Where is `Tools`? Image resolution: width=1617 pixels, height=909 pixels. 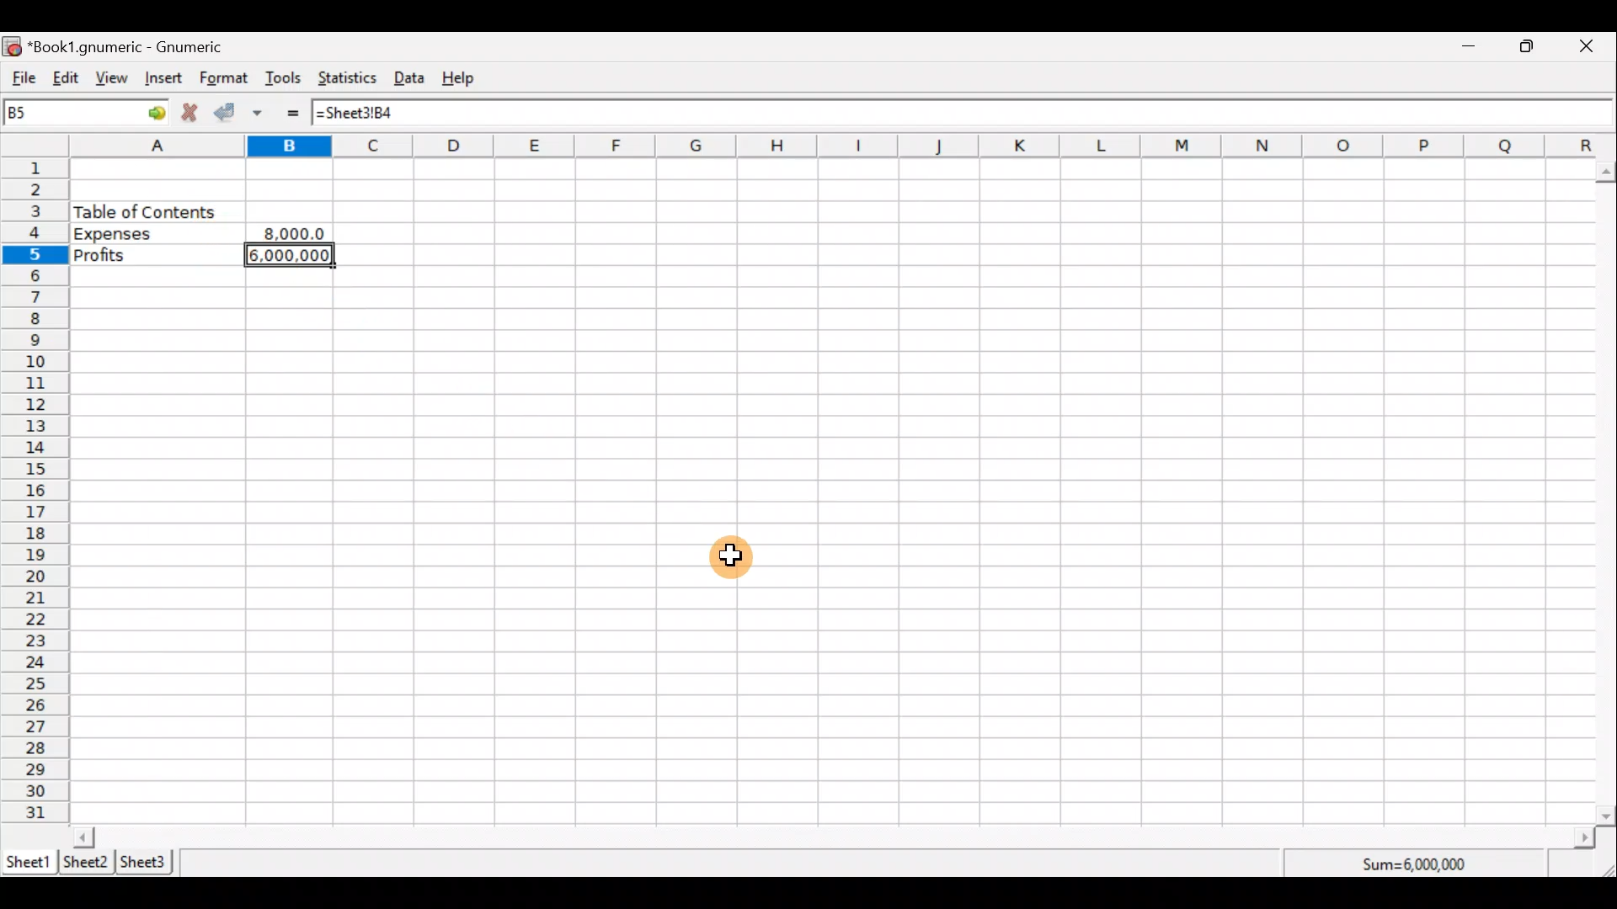 Tools is located at coordinates (284, 79).